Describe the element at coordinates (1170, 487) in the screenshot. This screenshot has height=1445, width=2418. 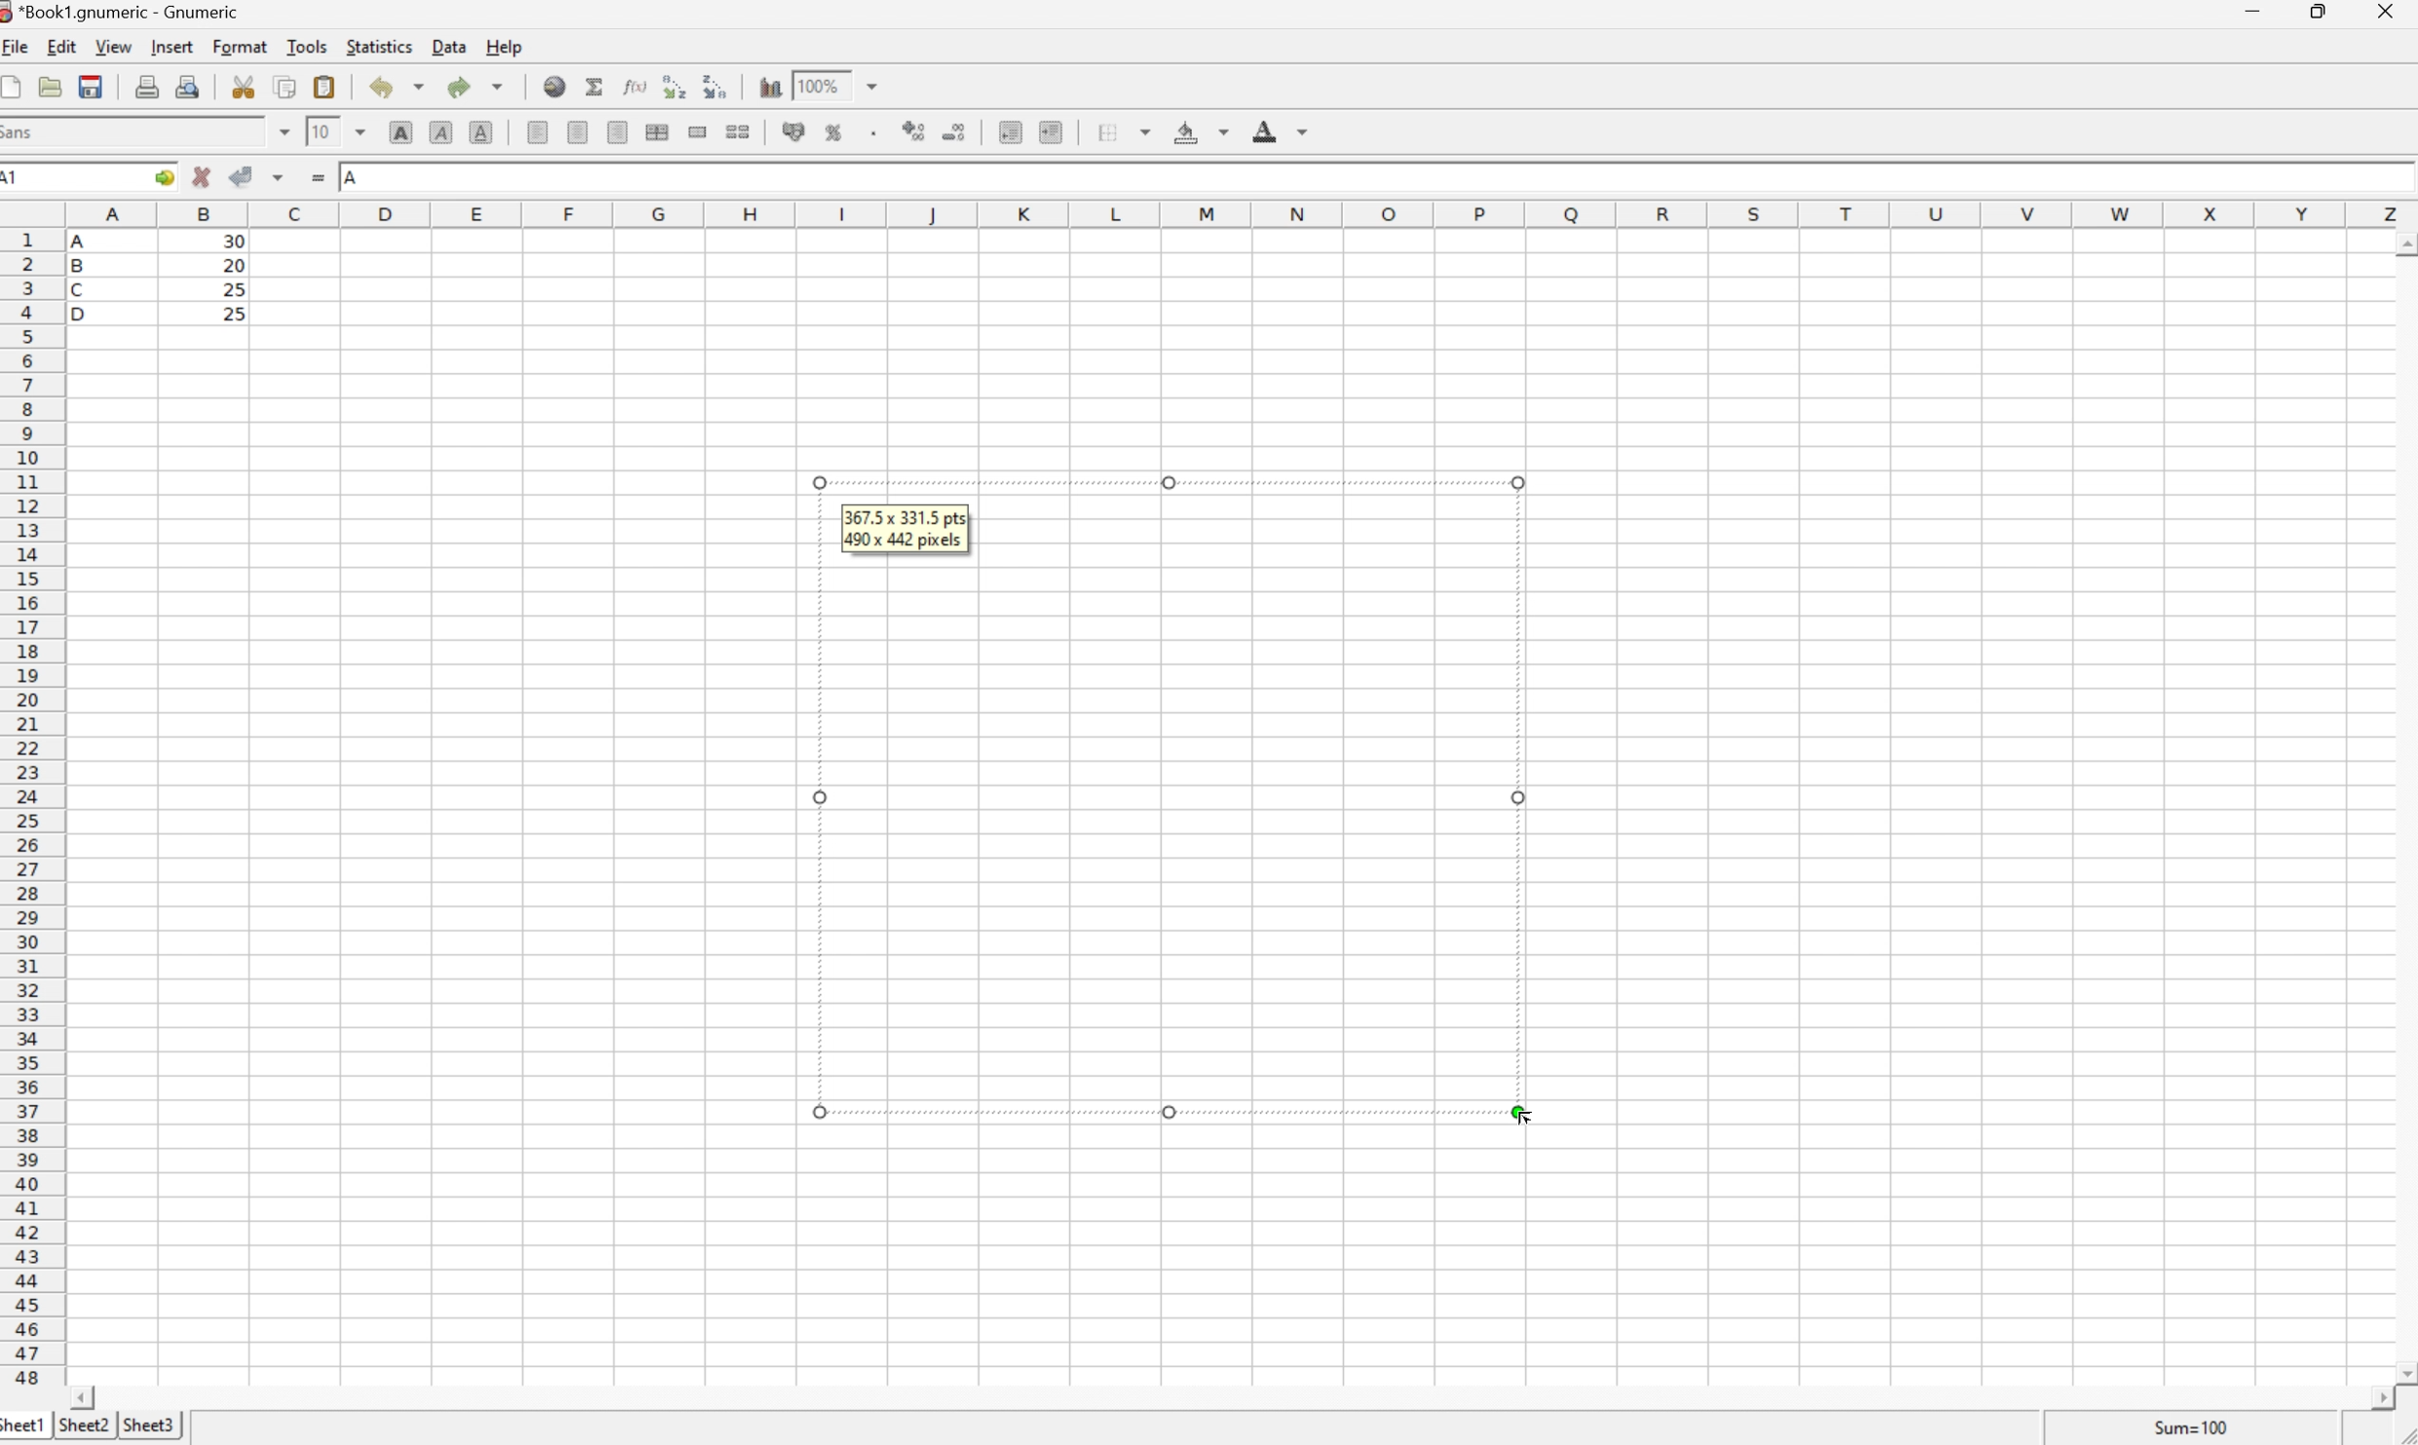
I see `` at that location.